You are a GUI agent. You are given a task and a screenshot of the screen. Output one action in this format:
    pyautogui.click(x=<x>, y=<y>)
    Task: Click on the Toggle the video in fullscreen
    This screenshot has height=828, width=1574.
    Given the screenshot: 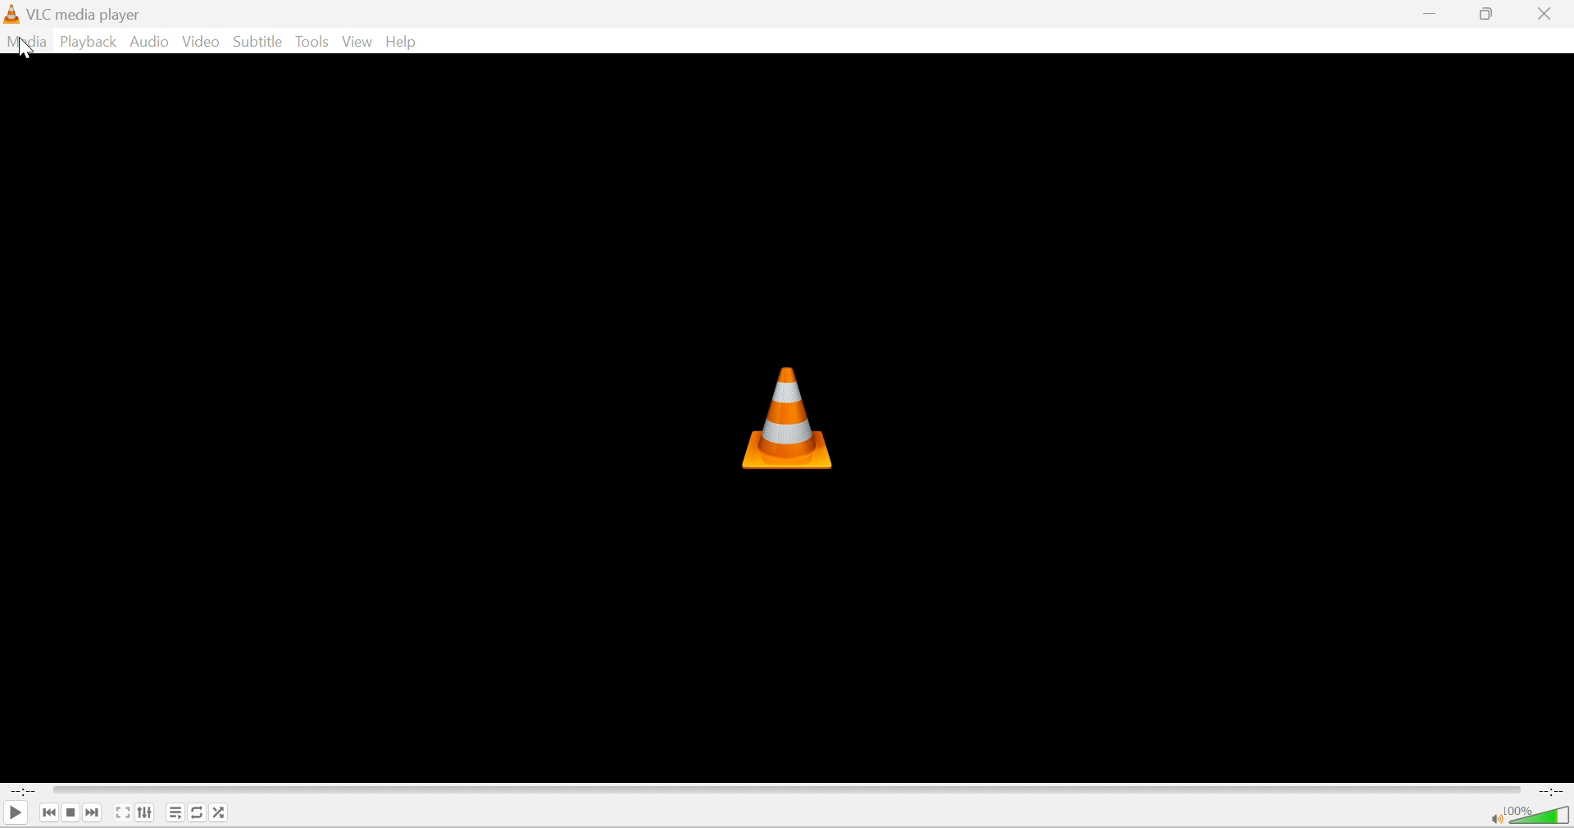 What is the action you would take?
    pyautogui.click(x=123, y=814)
    